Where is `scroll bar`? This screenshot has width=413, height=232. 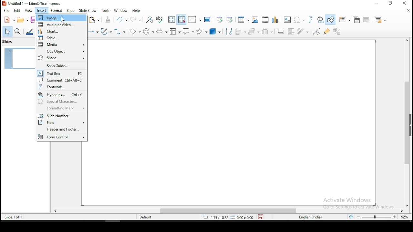
scroll bar is located at coordinates (229, 211).